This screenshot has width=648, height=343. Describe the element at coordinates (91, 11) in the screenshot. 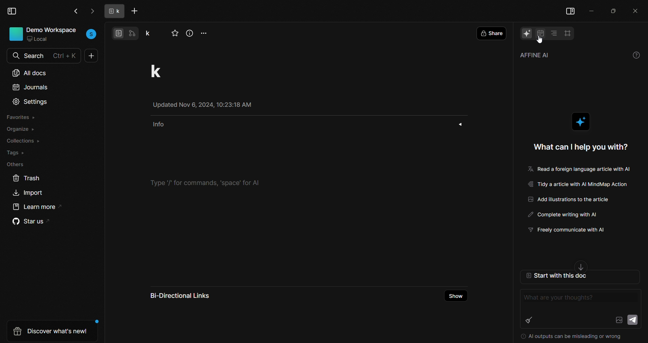

I see `go next` at that location.